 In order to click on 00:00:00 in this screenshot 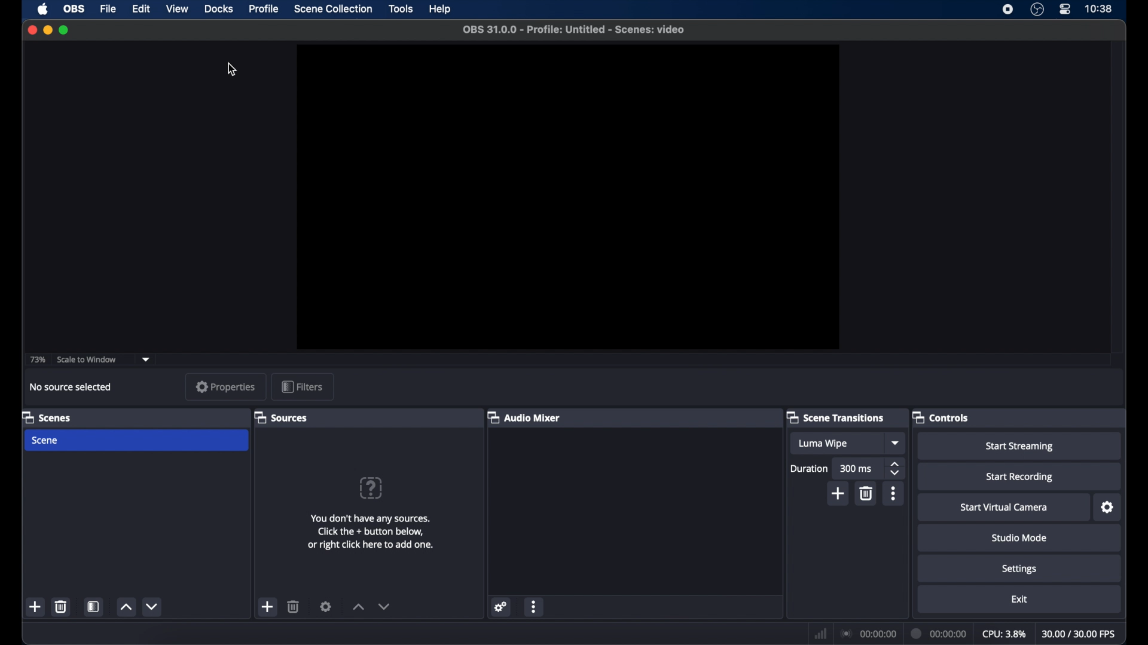, I will do `click(869, 634)`.